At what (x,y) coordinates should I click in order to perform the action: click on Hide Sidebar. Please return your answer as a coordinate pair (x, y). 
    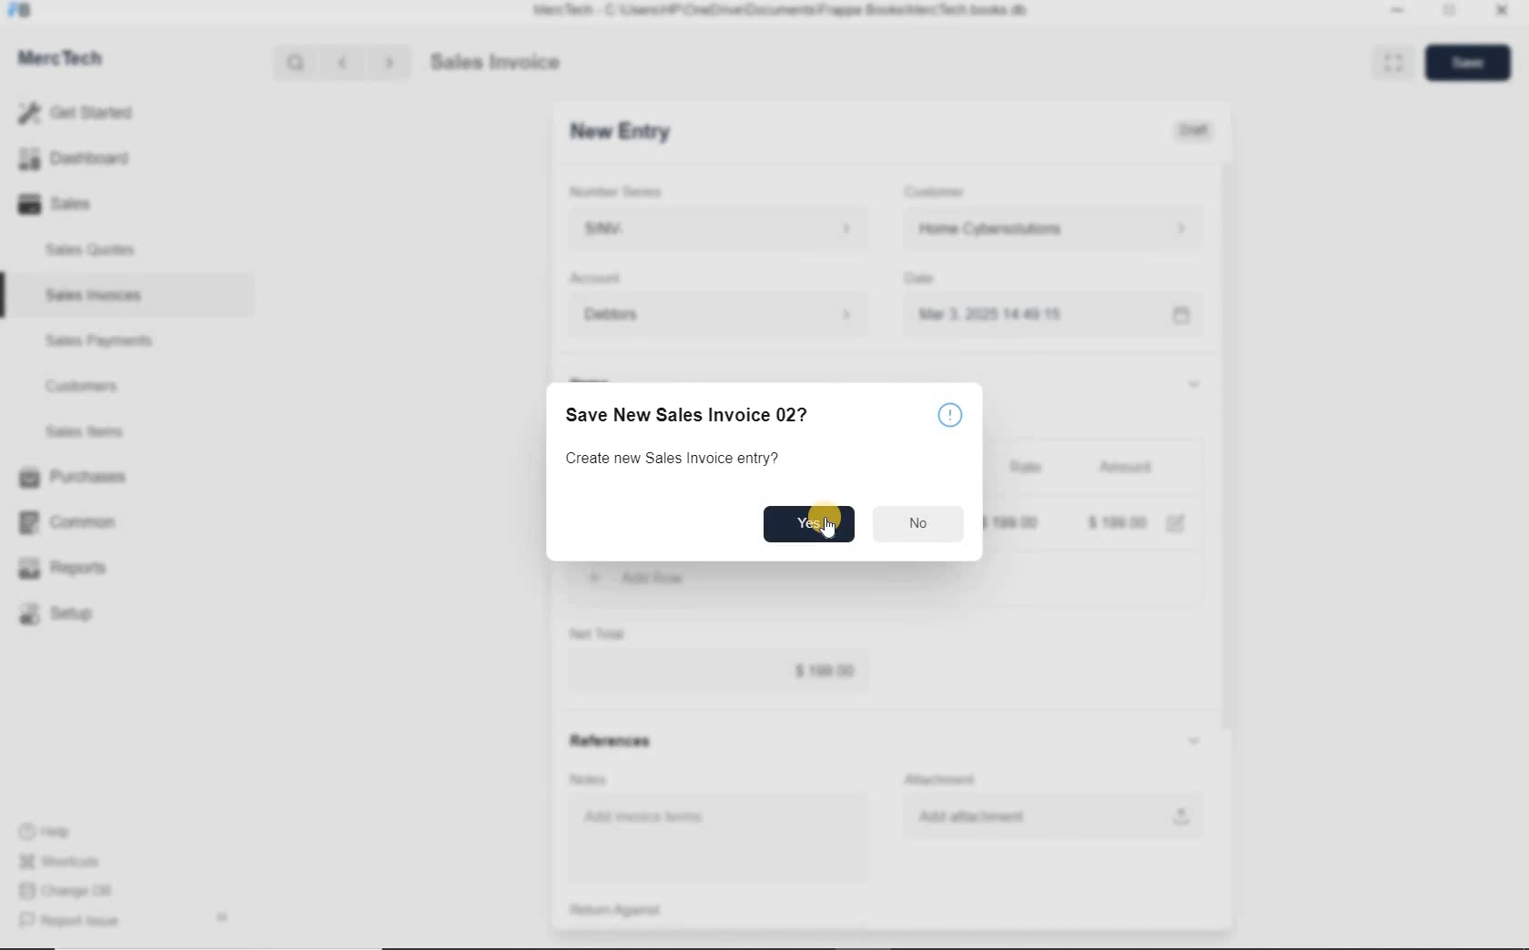
    Looking at the image, I should click on (221, 916).